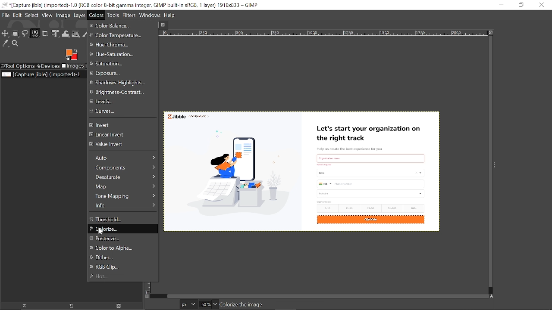 The height and width of the screenshot is (310, 552). I want to click on Color balance, so click(115, 26).